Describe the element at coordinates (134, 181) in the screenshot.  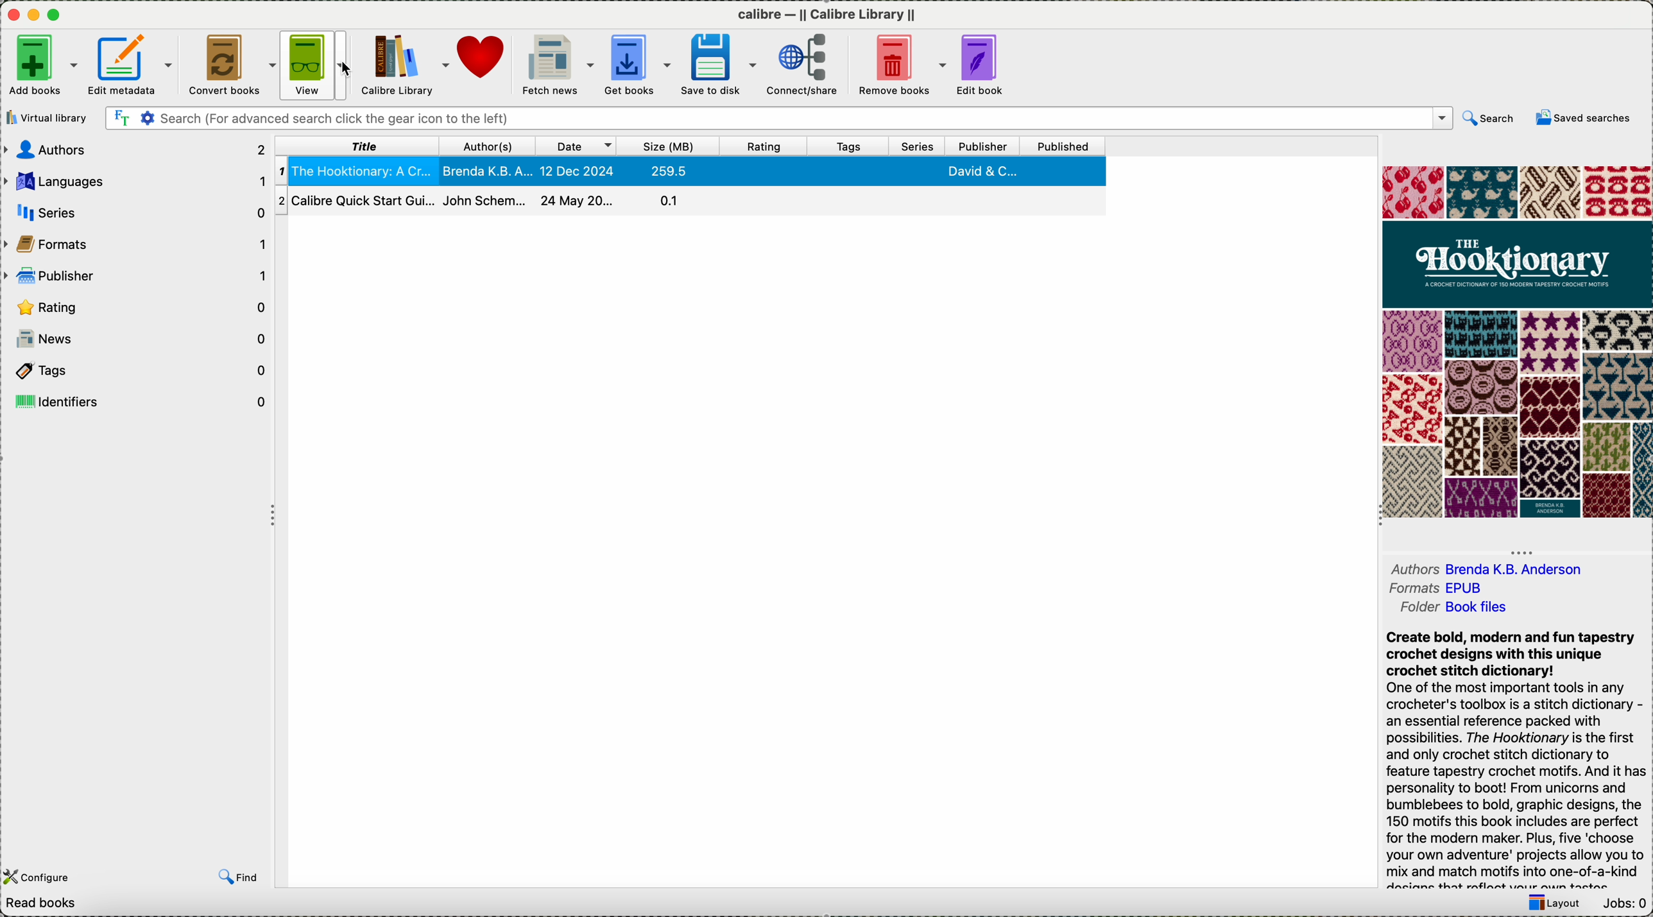
I see `languages` at that location.